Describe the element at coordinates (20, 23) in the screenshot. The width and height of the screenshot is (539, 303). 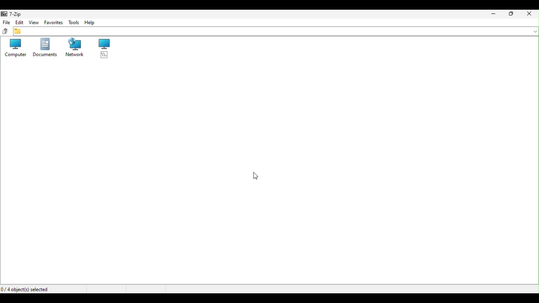
I see `Edit` at that location.